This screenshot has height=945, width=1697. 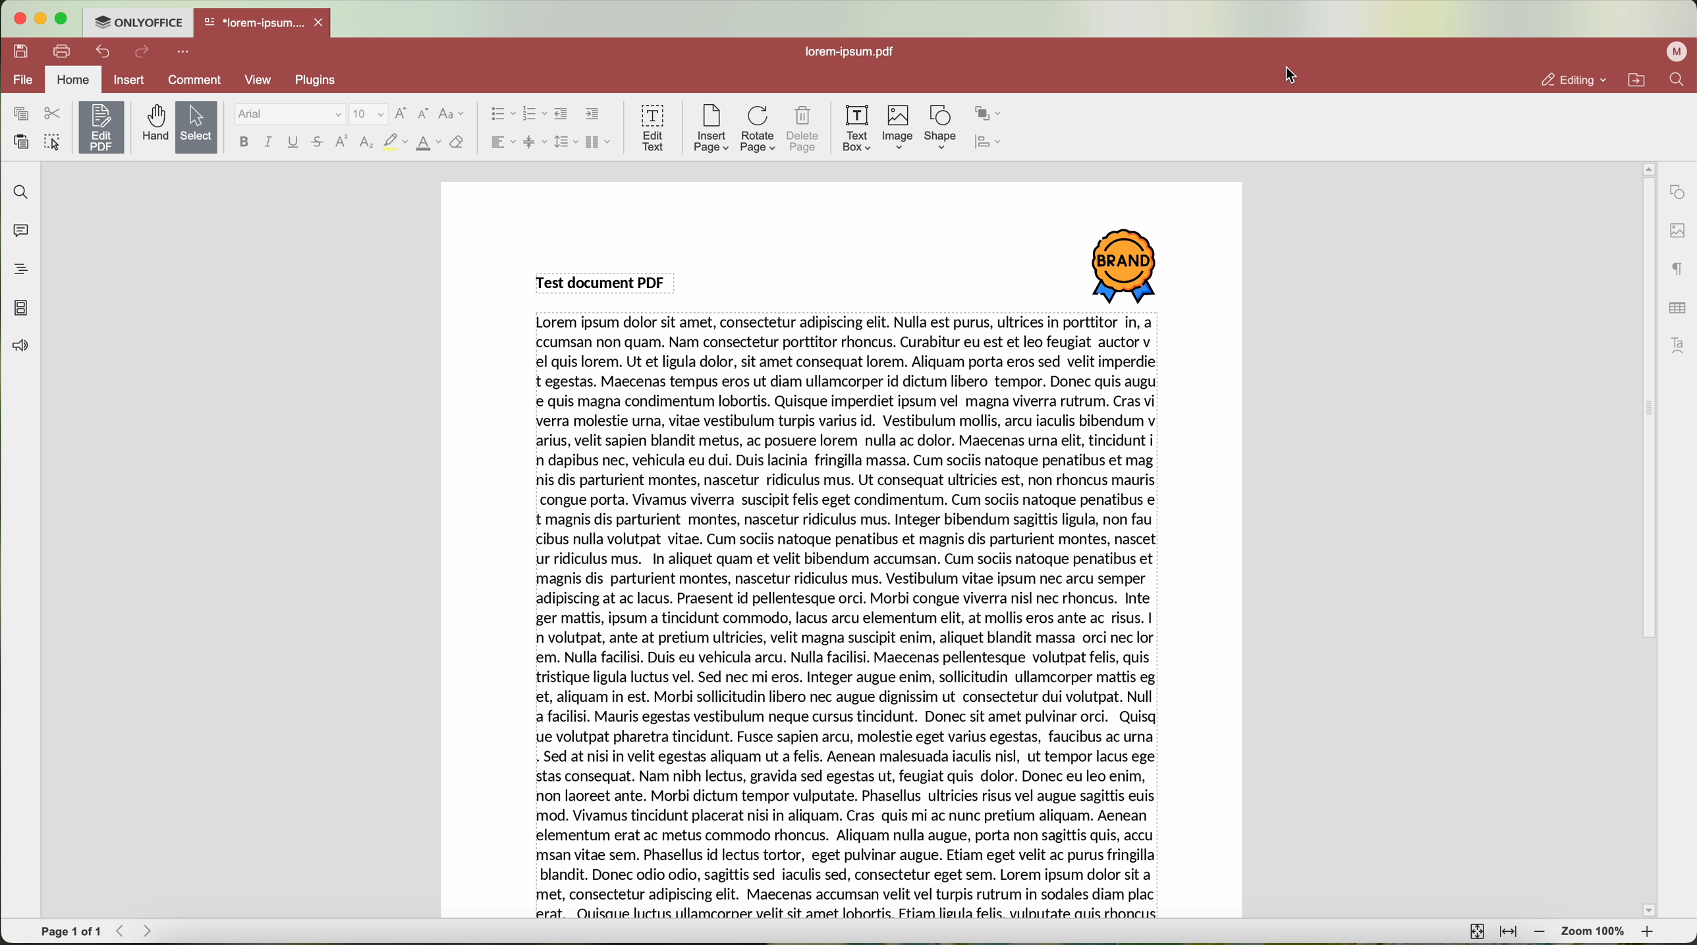 What do you see at coordinates (561, 114) in the screenshot?
I see `decrease indent` at bounding box center [561, 114].